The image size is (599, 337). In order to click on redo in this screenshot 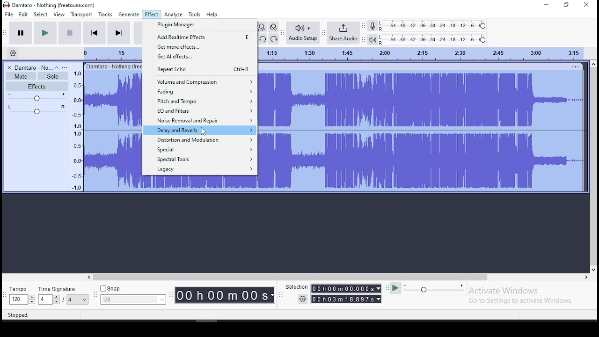, I will do `click(273, 39)`.